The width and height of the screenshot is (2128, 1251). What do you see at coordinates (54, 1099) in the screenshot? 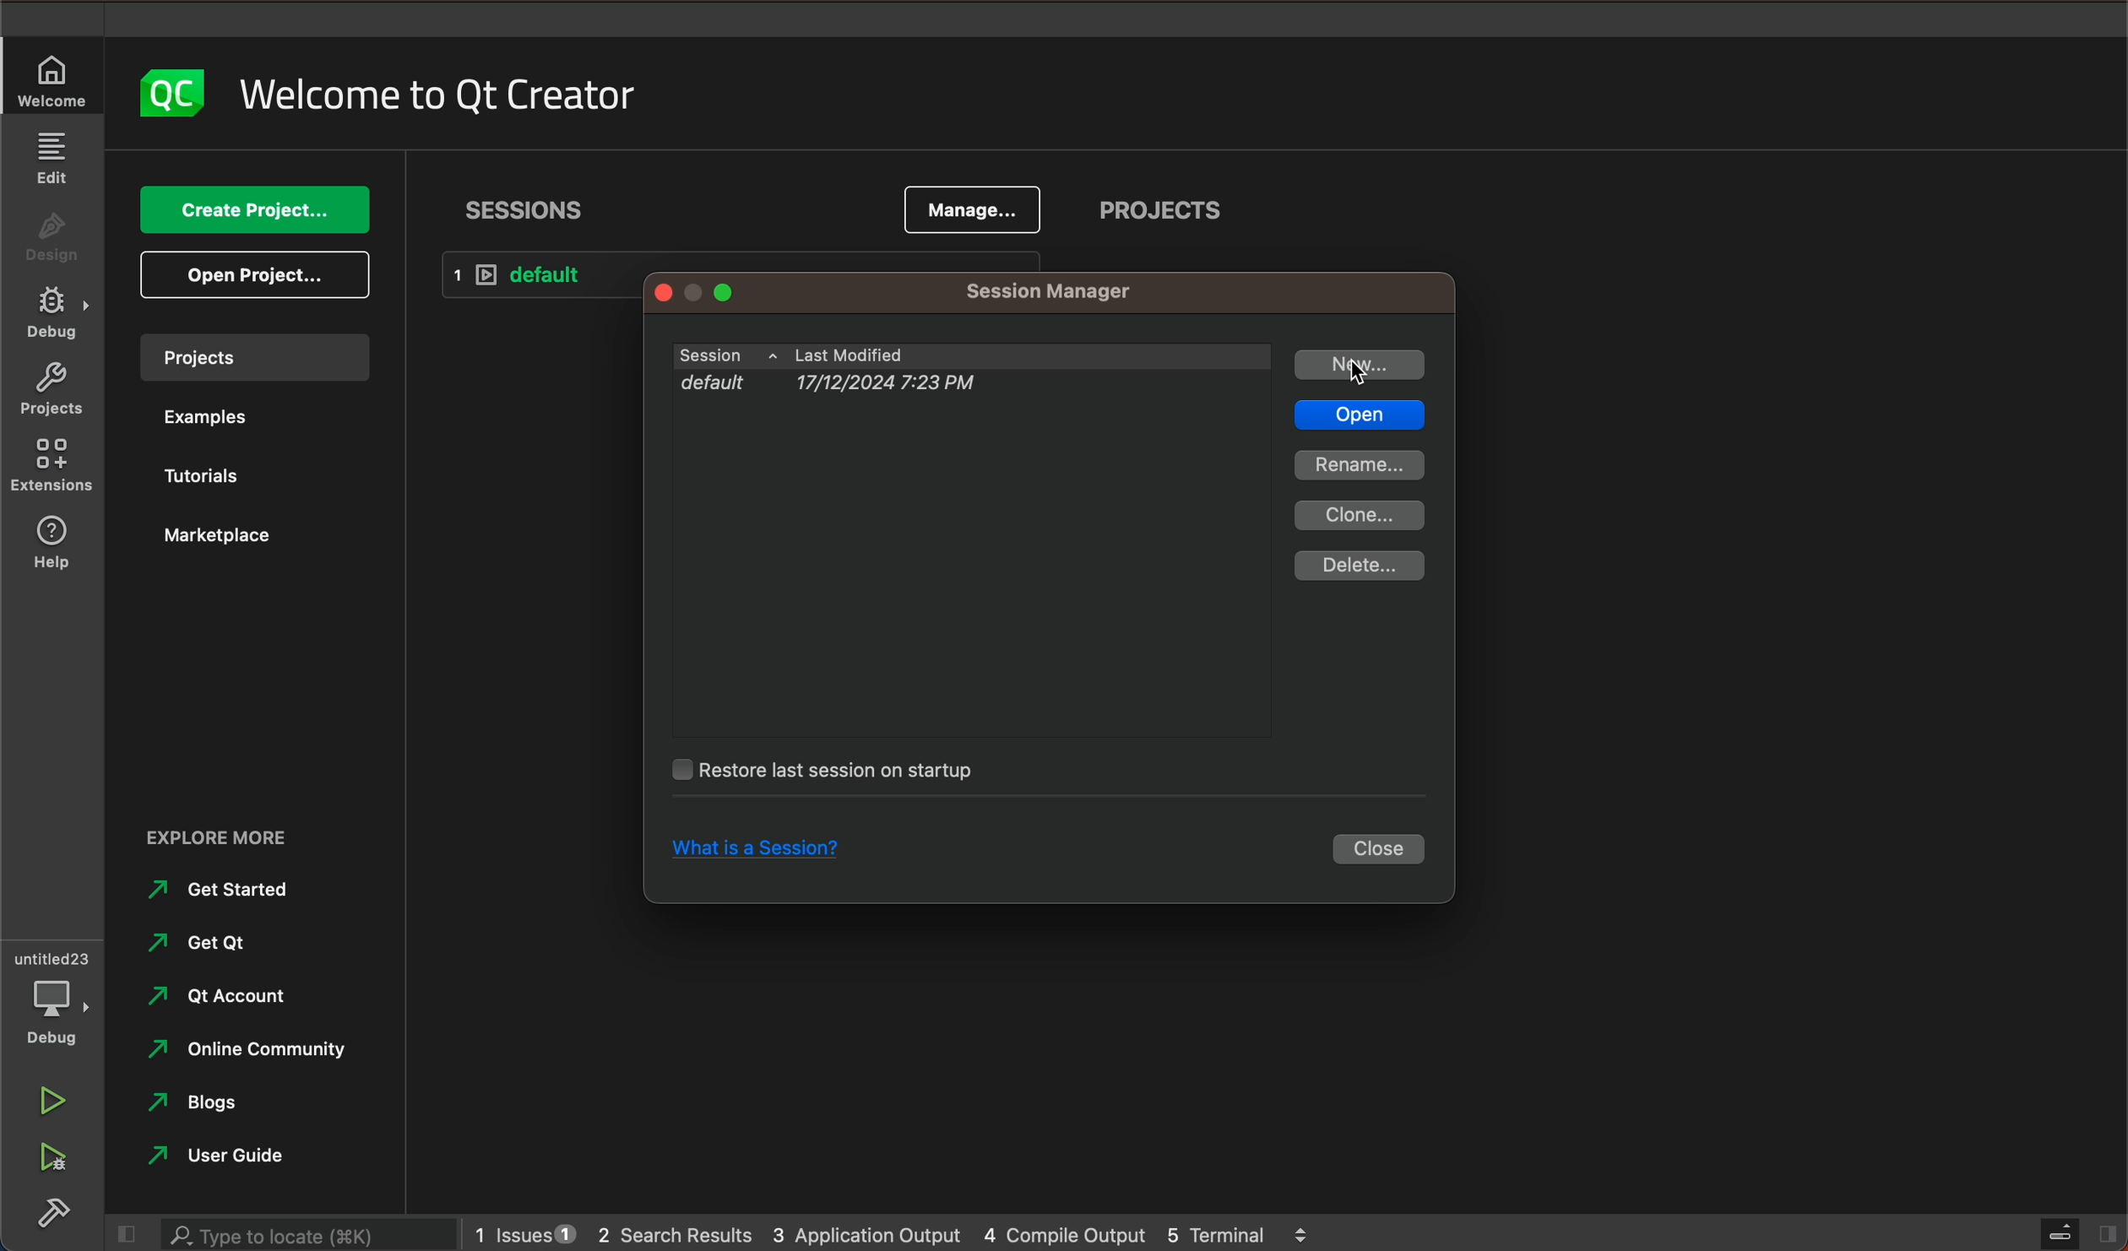
I see `run` at bounding box center [54, 1099].